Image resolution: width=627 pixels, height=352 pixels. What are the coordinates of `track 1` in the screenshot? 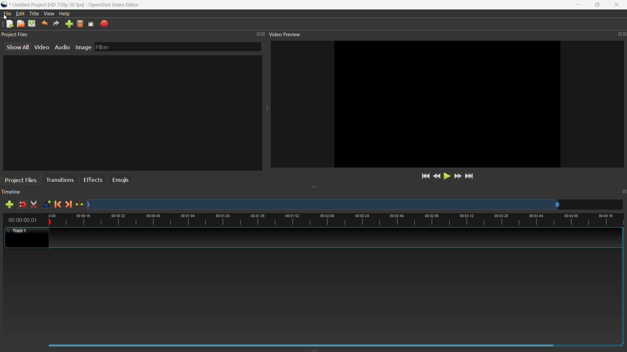 It's located at (19, 230).